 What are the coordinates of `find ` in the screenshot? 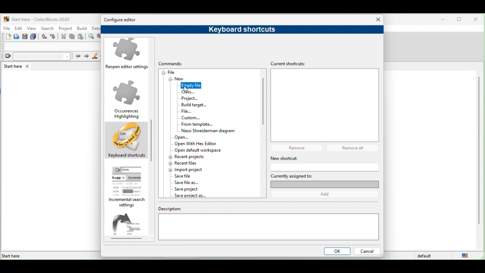 It's located at (92, 37).